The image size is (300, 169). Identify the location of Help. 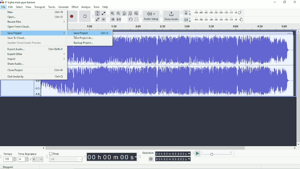
(106, 7).